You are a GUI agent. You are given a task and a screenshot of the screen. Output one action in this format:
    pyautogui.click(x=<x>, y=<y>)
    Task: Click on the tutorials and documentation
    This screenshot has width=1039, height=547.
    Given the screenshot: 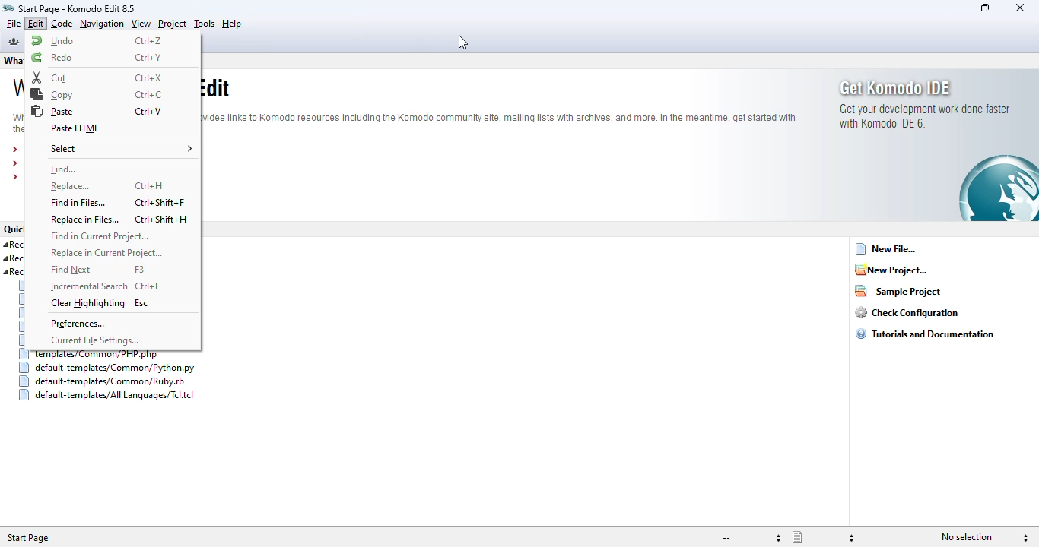 What is the action you would take?
    pyautogui.click(x=926, y=334)
    